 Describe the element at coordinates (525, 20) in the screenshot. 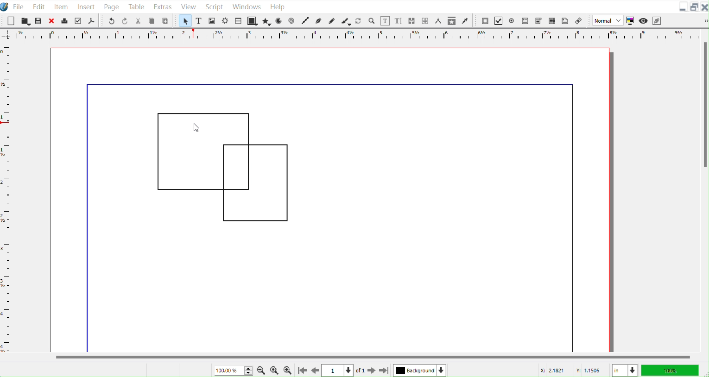

I see `PDF Text Field` at that location.